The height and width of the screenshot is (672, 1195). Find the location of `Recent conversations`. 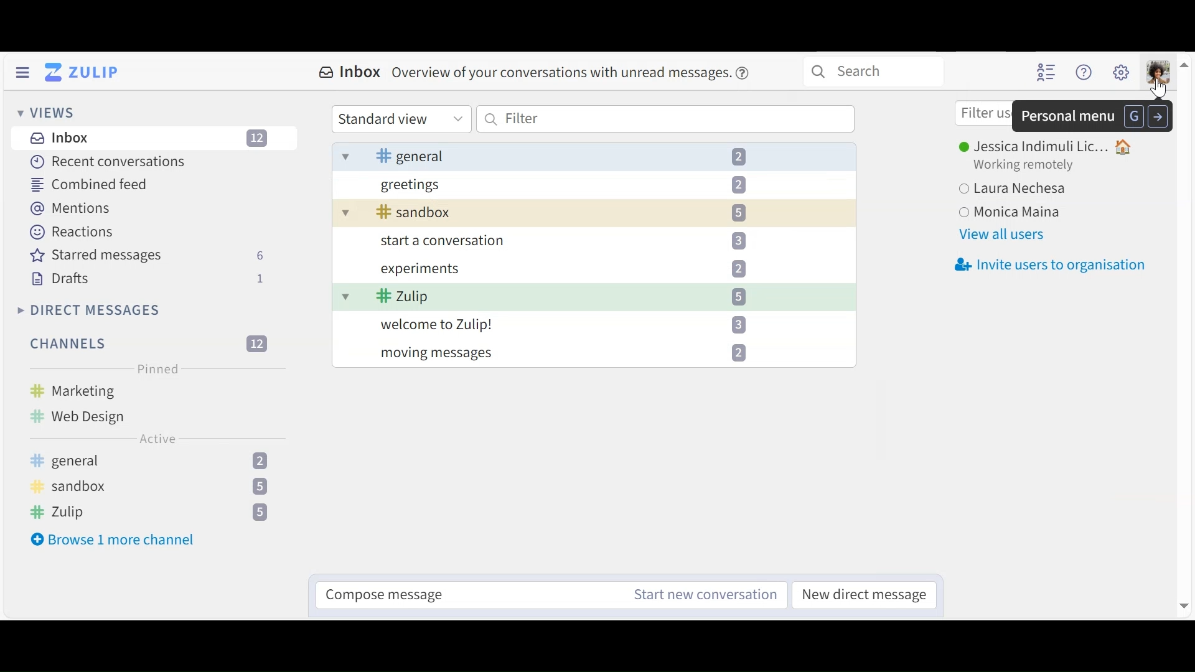

Recent conversations is located at coordinates (104, 161).